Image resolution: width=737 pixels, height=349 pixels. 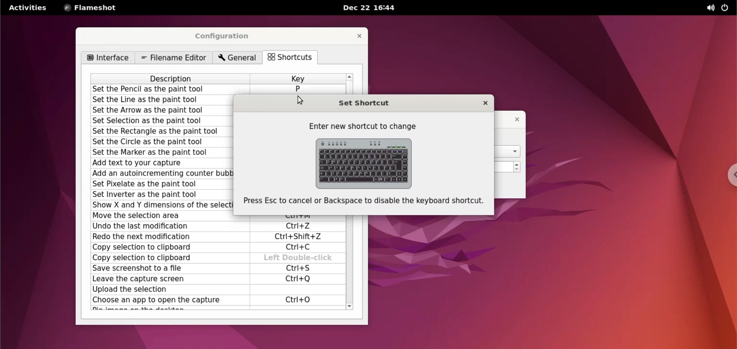 What do you see at coordinates (167, 301) in the screenshot?
I see `choose an app to open the capture` at bounding box center [167, 301].